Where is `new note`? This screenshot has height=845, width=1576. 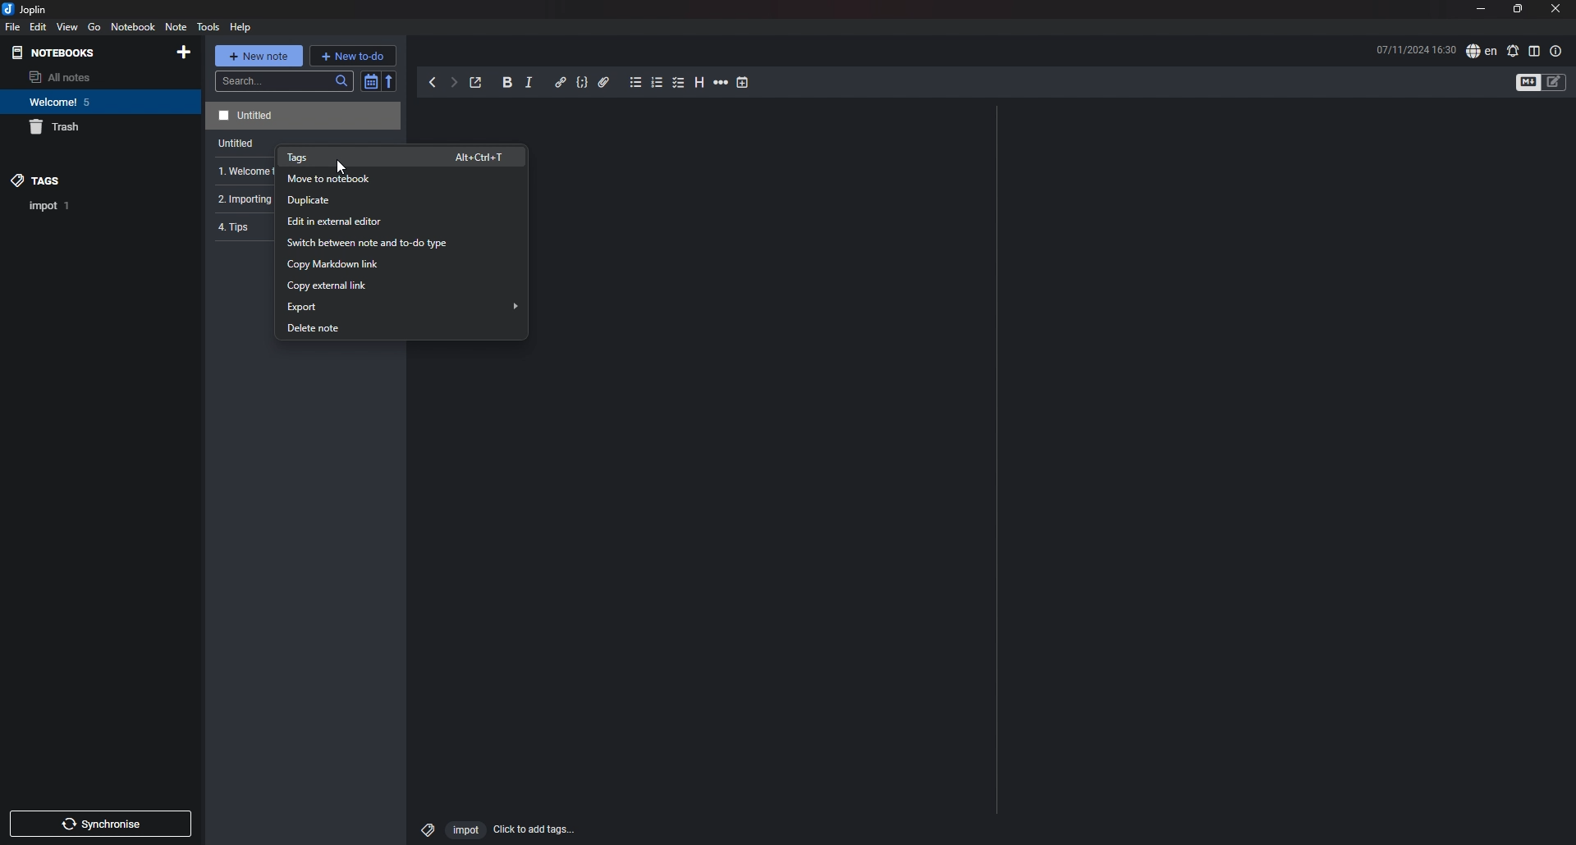 new note is located at coordinates (259, 55).